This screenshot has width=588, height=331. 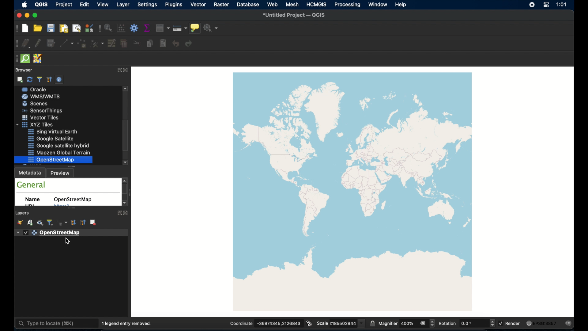 What do you see at coordinates (163, 44) in the screenshot?
I see `paste features` at bounding box center [163, 44].